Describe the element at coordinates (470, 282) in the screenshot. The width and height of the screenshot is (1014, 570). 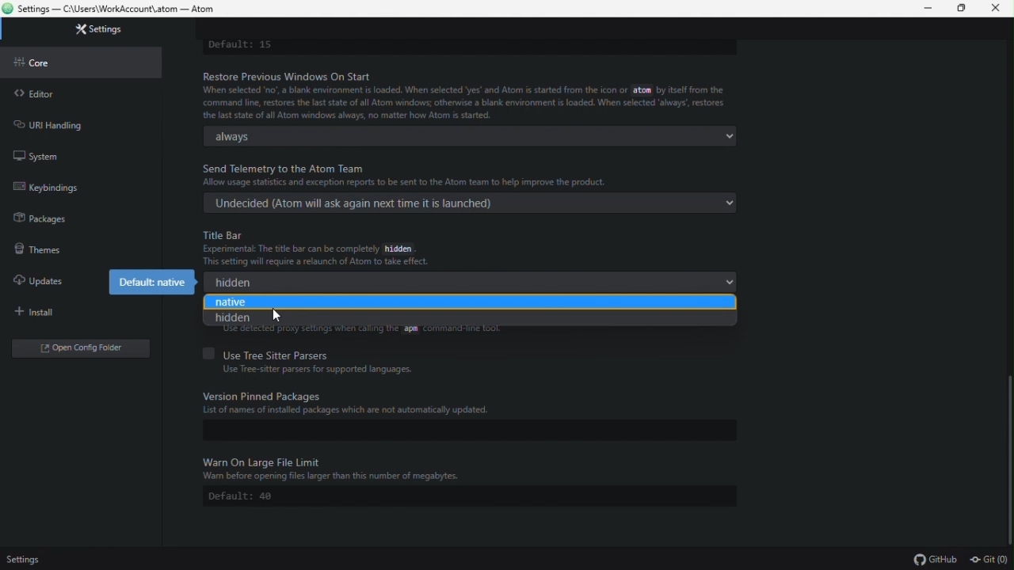
I see `hidden` at that location.